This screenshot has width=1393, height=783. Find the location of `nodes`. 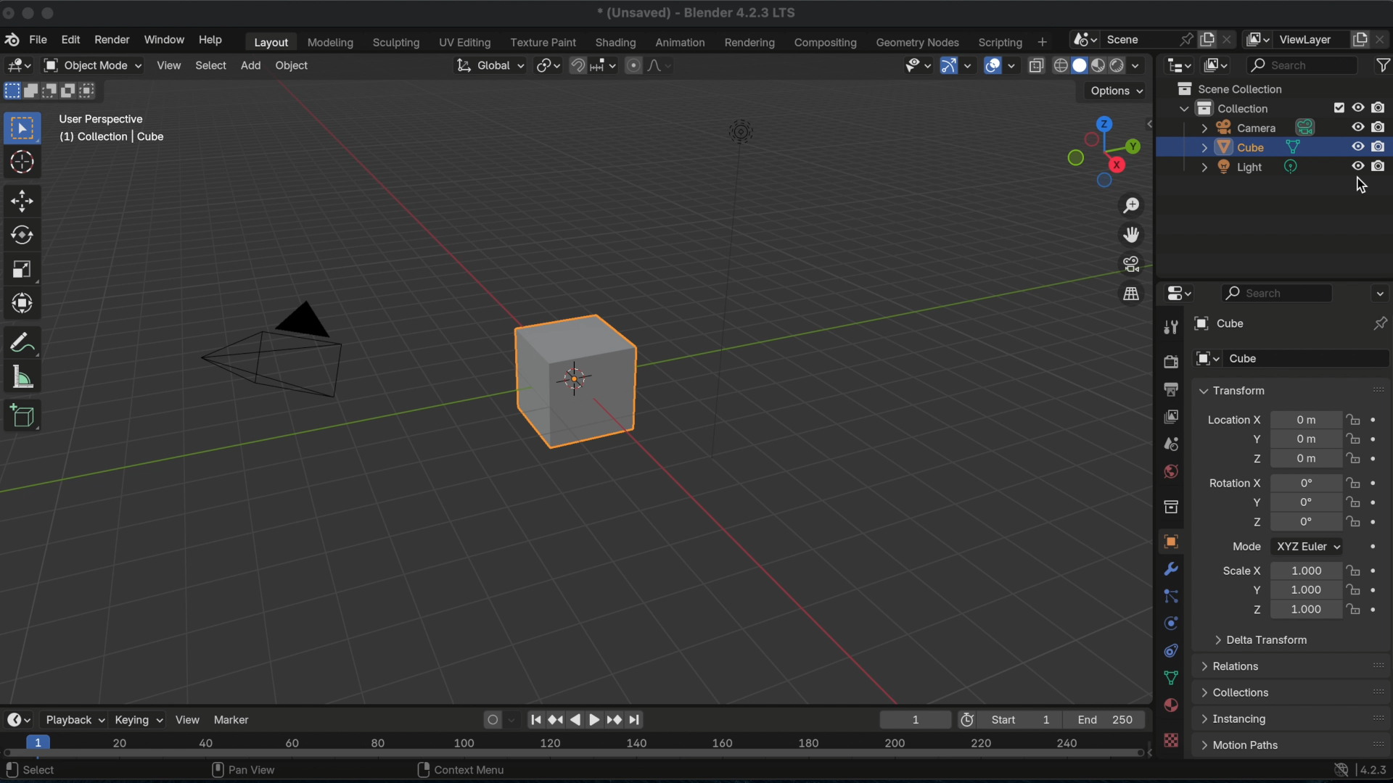

nodes is located at coordinates (947, 41).